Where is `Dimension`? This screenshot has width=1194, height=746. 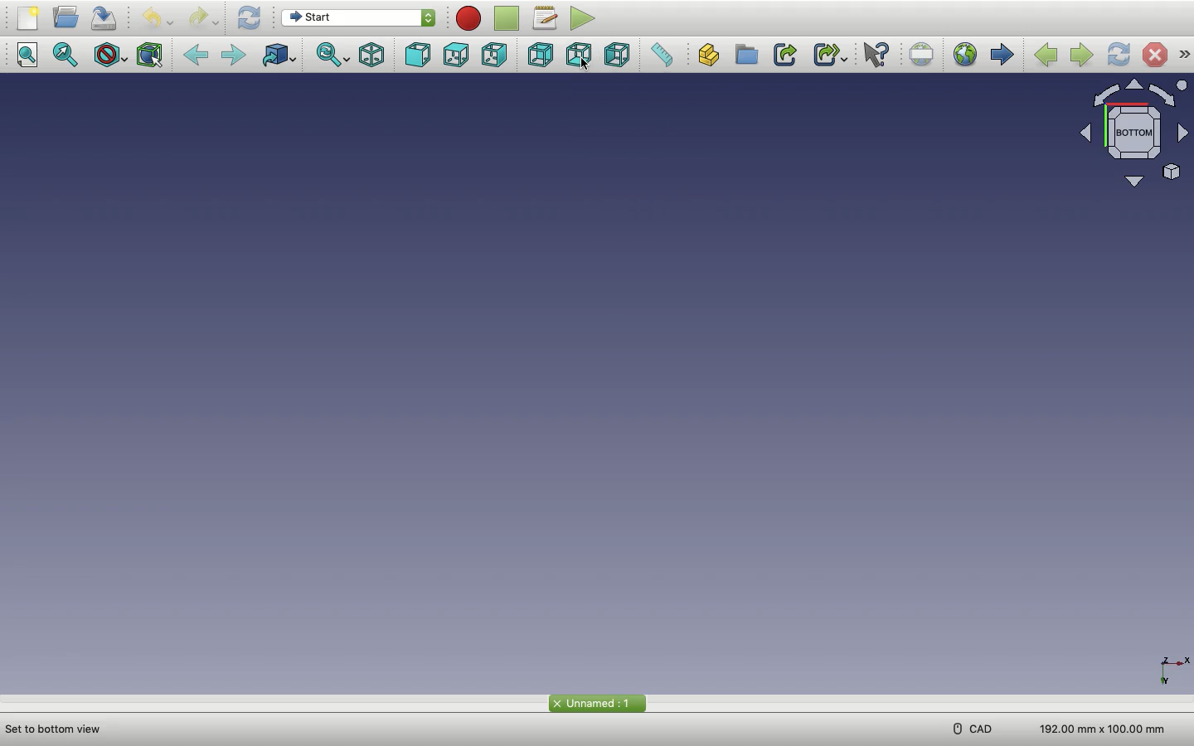
Dimension is located at coordinates (1097, 726).